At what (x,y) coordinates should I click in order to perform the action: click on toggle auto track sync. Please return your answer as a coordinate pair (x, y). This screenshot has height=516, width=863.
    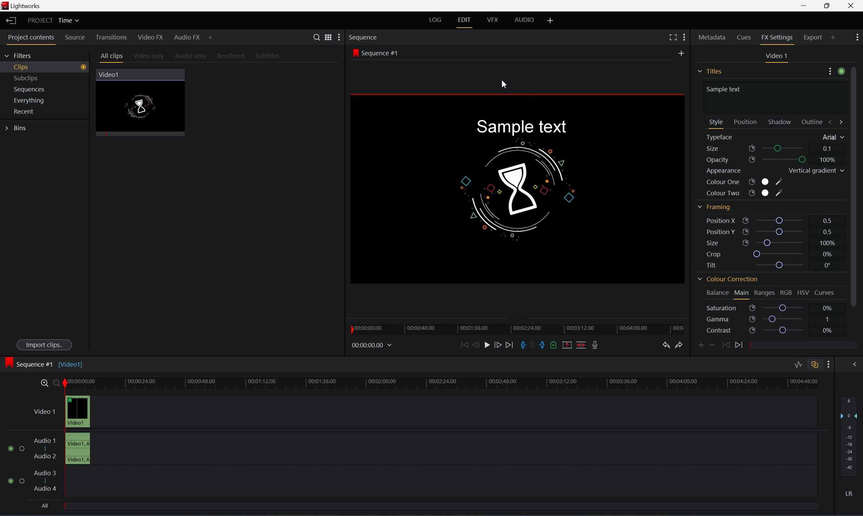
    Looking at the image, I should click on (814, 365).